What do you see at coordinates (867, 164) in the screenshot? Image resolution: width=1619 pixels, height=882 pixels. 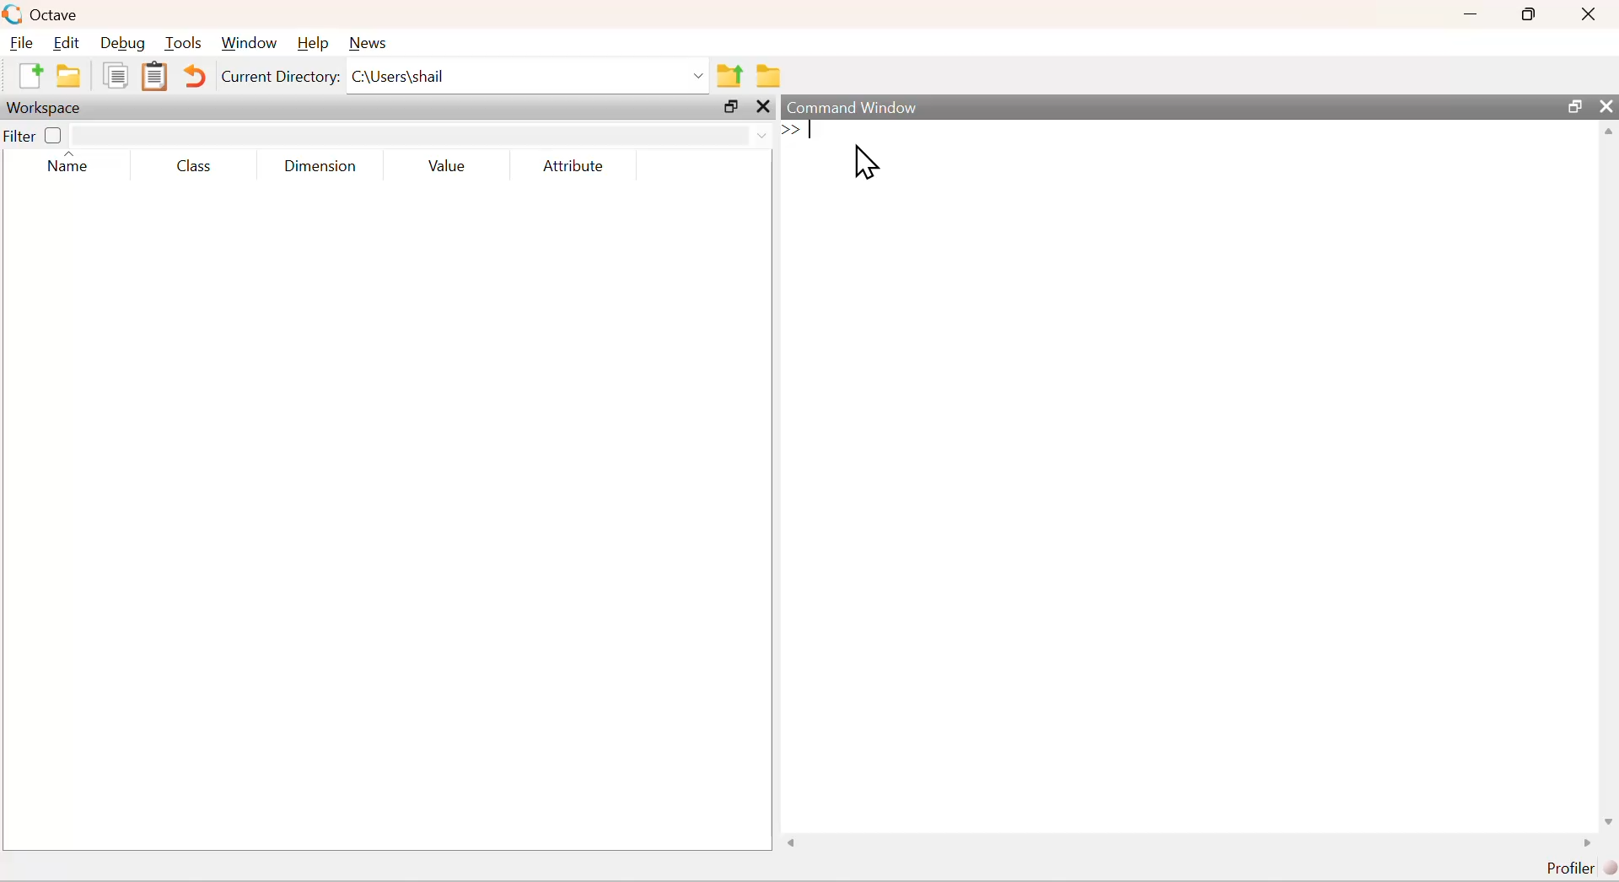 I see `cursor` at bounding box center [867, 164].